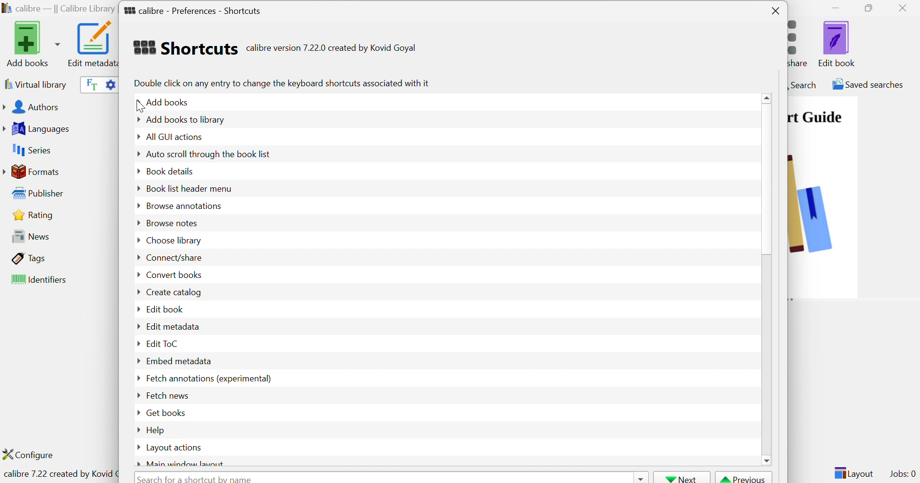  Describe the element at coordinates (59, 475) in the screenshot. I see `calibre 7.22 created by Kovid` at that location.